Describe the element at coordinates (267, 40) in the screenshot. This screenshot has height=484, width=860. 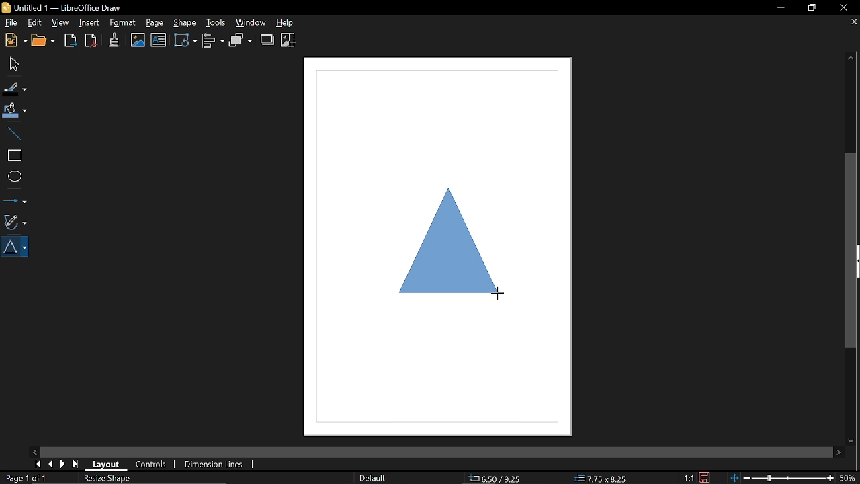
I see `Shadow` at that location.